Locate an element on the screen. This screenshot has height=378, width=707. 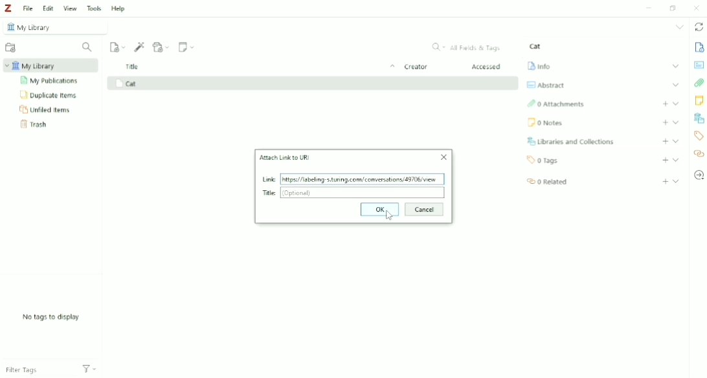
Libraries and Collections is located at coordinates (570, 141).